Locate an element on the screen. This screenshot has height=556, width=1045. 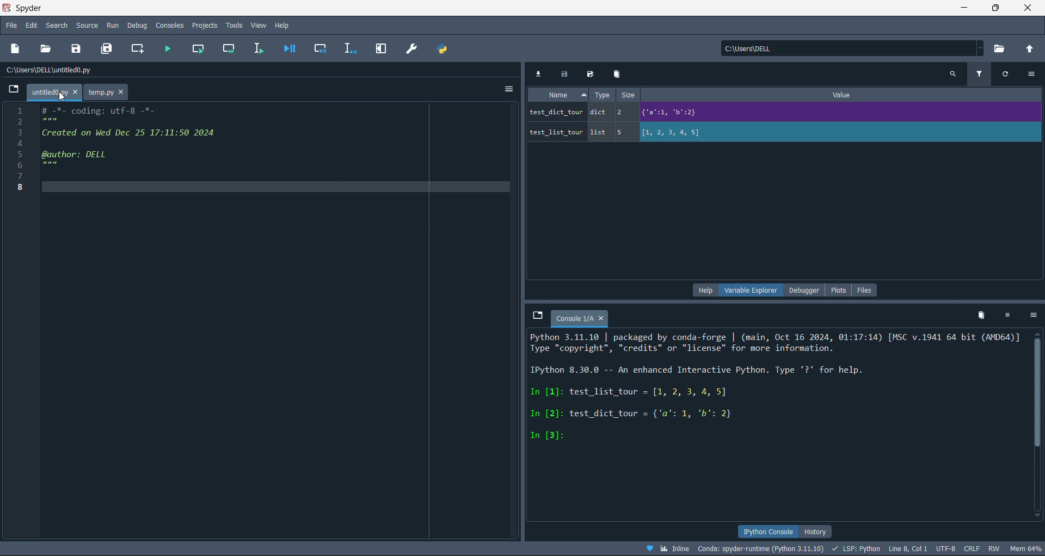
browse tabs is located at coordinates (537, 316).